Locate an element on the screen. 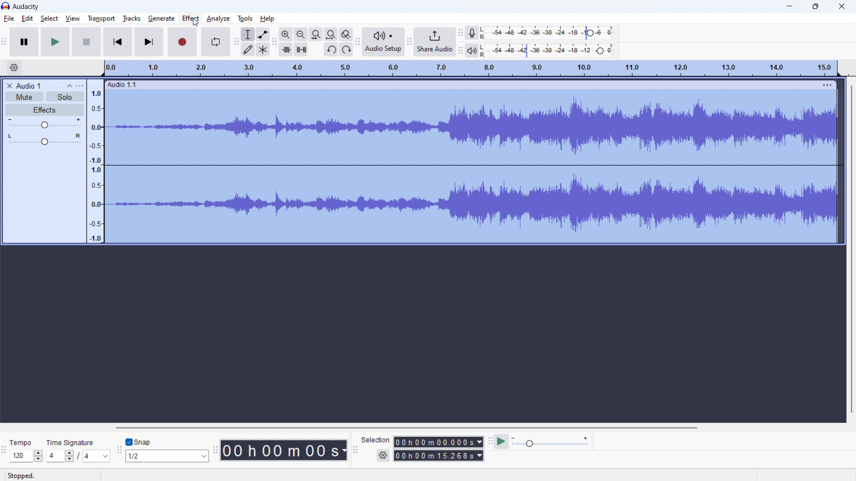 This screenshot has width=856, height=481. skip to start is located at coordinates (118, 42).